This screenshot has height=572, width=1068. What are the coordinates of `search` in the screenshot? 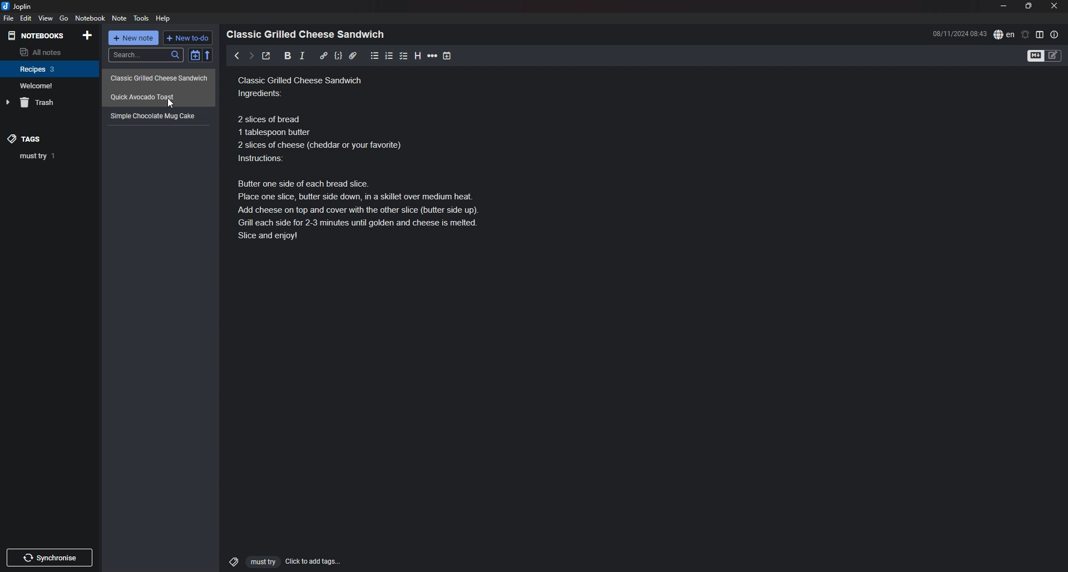 It's located at (146, 55).